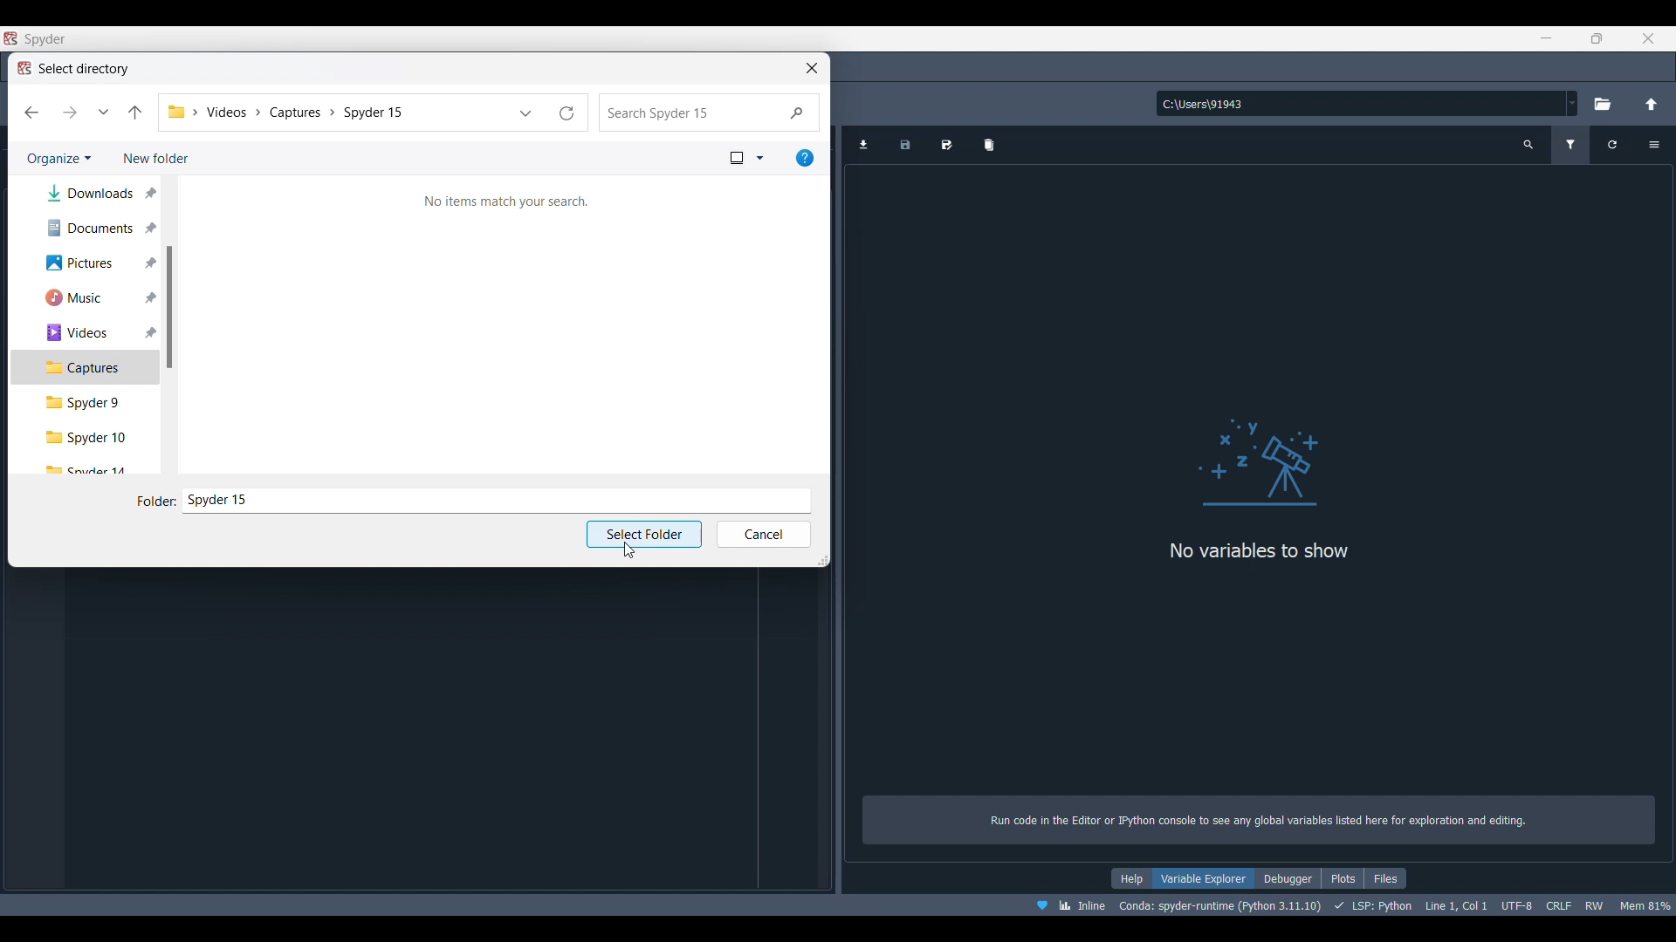  Describe the element at coordinates (89, 193) in the screenshot. I see `Downloads` at that location.